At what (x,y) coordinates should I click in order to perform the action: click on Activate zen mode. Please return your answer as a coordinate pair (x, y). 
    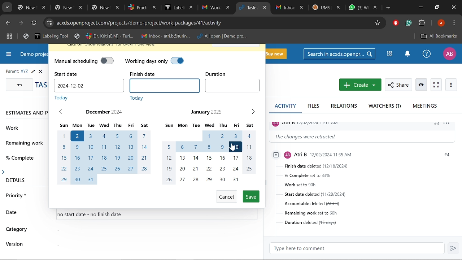
    Looking at the image, I should click on (436, 85).